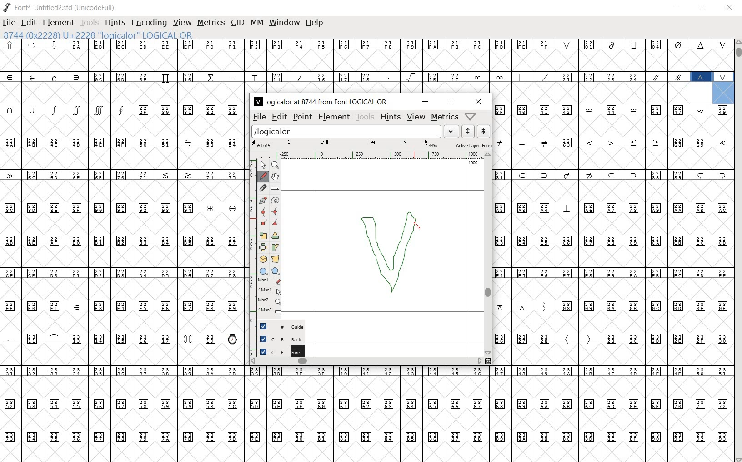  Describe the element at coordinates (274, 211) in the screenshot. I see `add a curve point always either horizontal or vertical` at that location.